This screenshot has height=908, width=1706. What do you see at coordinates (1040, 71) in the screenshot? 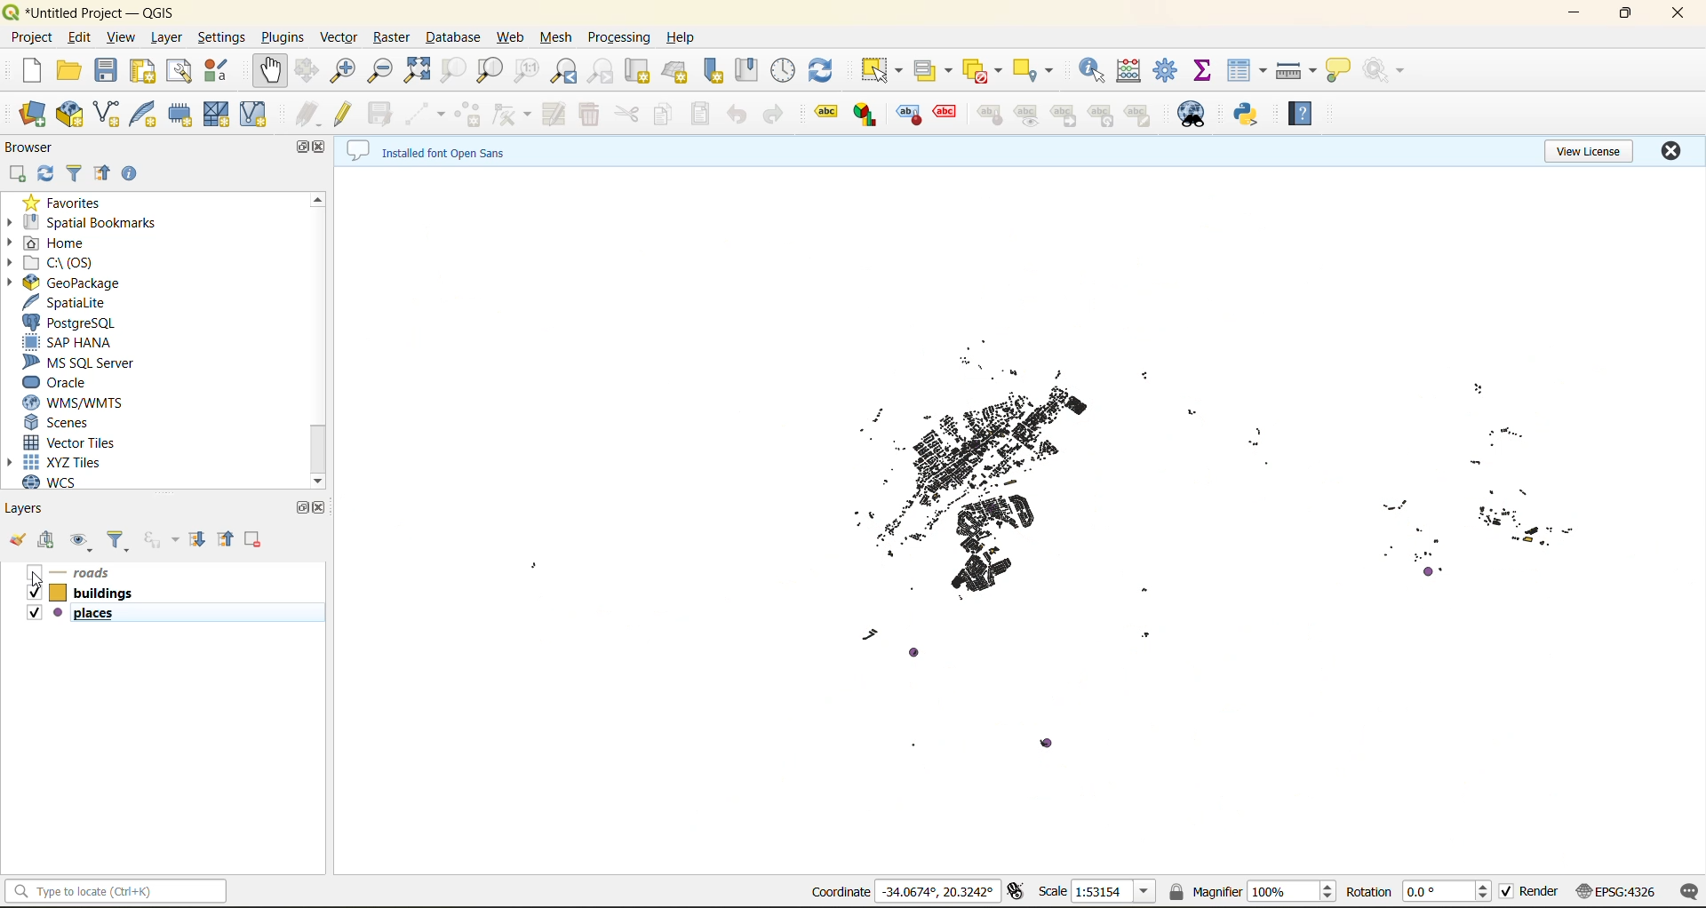
I see `select location` at bounding box center [1040, 71].